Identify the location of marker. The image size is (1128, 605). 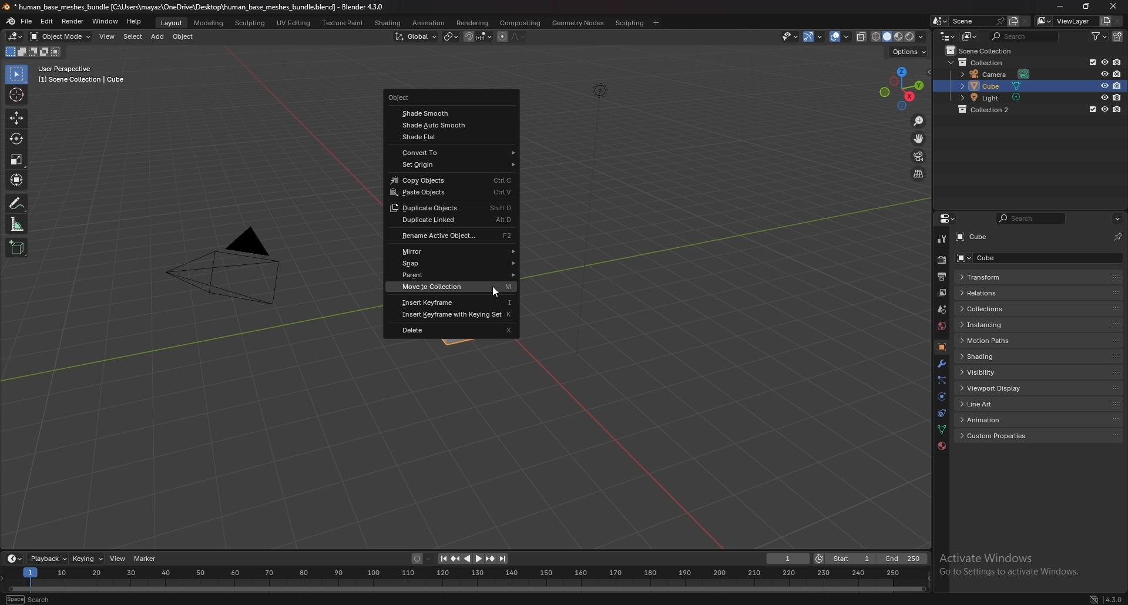
(146, 559).